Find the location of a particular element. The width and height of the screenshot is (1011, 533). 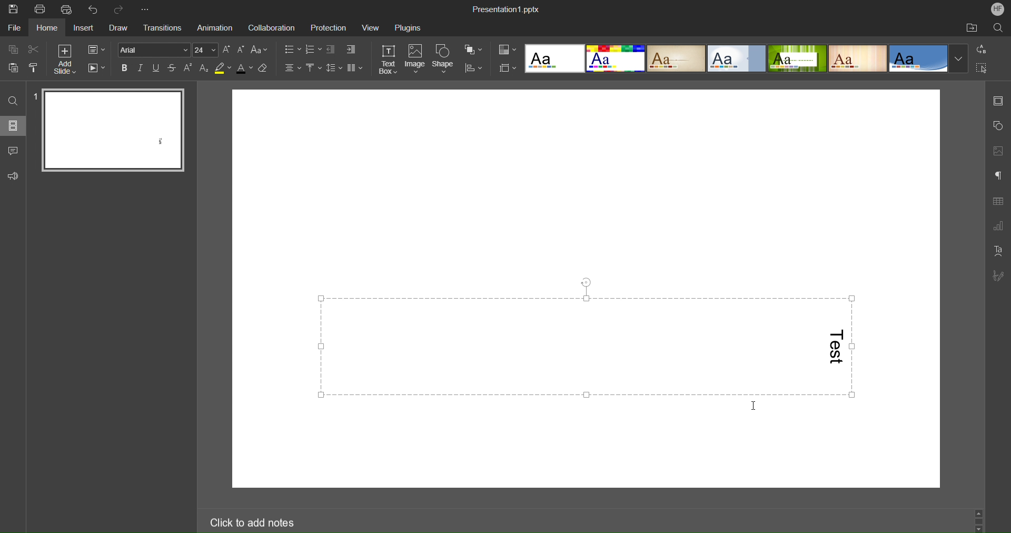

Text Art is located at coordinates (998, 251).